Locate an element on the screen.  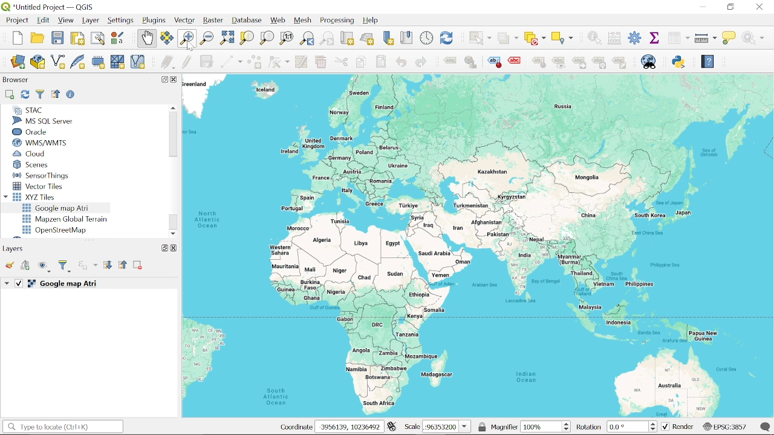
Zoom out is located at coordinates (207, 39).